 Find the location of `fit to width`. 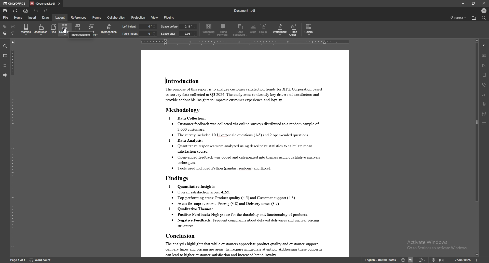

fit to width is located at coordinates (442, 260).